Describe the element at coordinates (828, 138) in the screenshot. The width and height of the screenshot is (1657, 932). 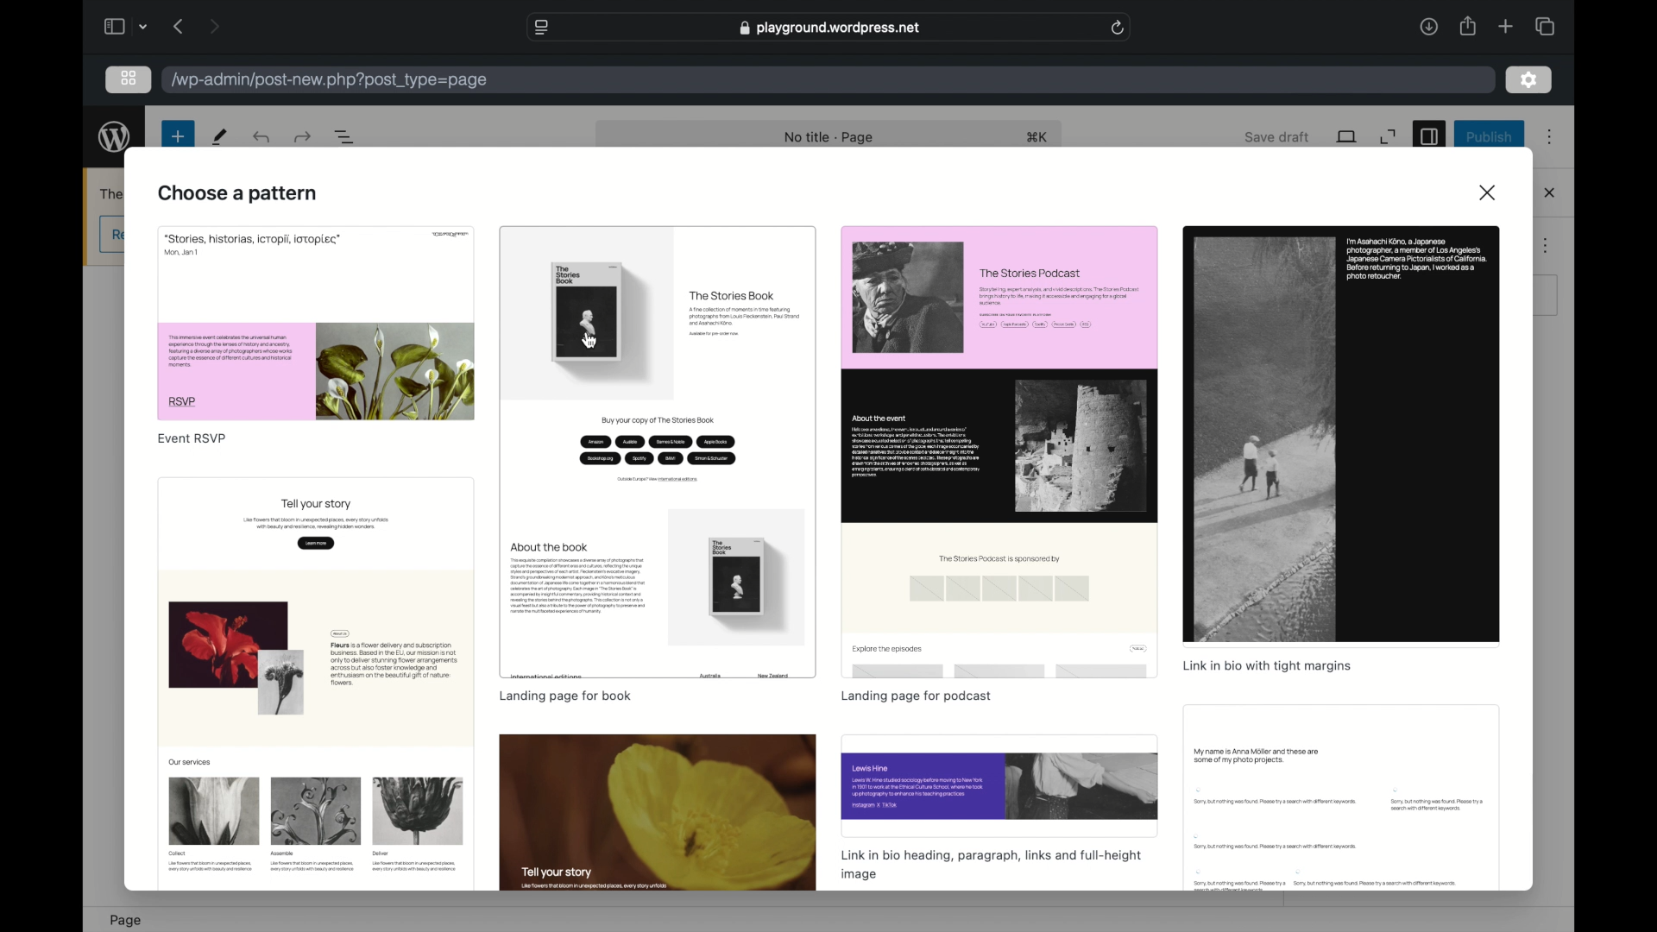
I see `no title page` at that location.